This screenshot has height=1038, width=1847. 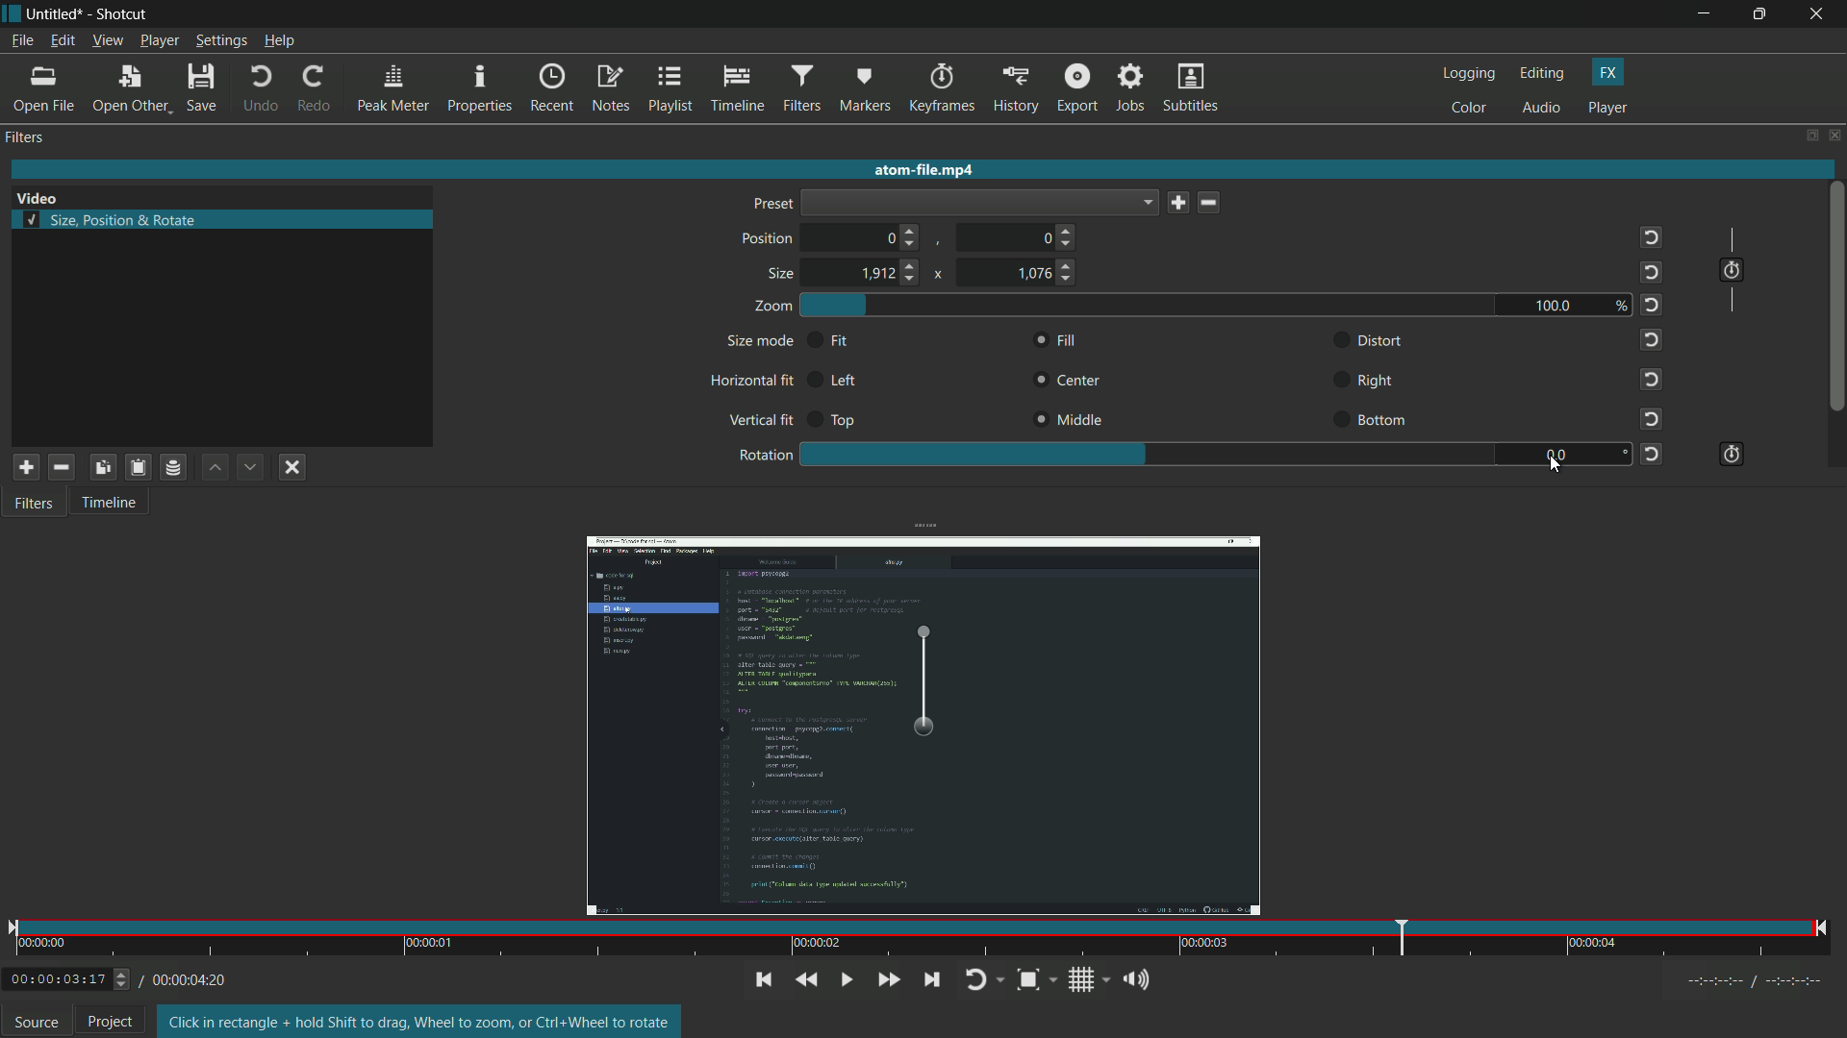 I want to click on /00:00:03:17, so click(x=63, y=980).